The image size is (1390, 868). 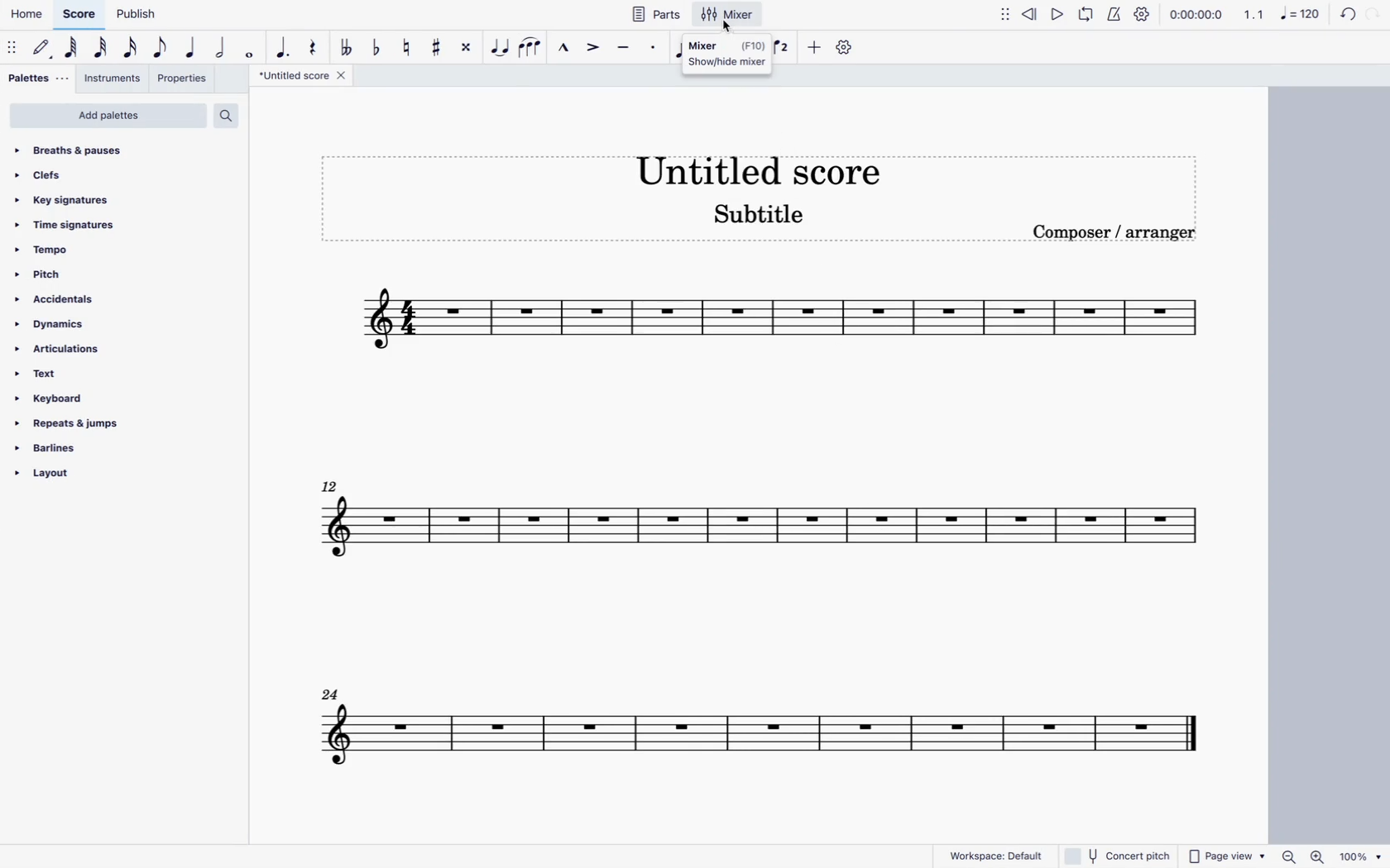 I want to click on full note, so click(x=250, y=48).